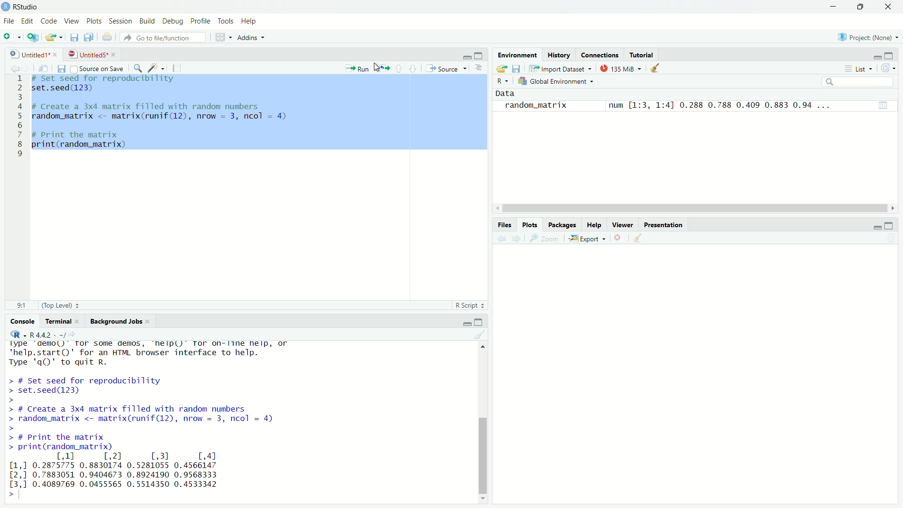 The height and width of the screenshot is (508, 903). What do you see at coordinates (48, 334) in the screenshot?
I see `, R442 - -` at bounding box center [48, 334].